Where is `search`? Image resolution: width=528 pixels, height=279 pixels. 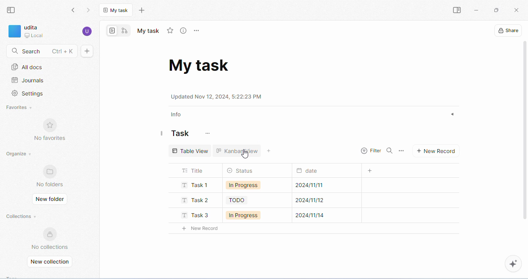
search is located at coordinates (390, 151).